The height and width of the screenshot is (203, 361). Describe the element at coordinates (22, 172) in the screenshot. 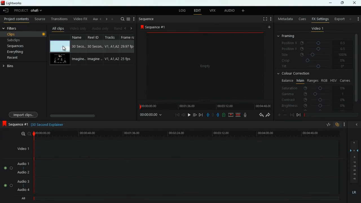

I see `audio 2` at that location.